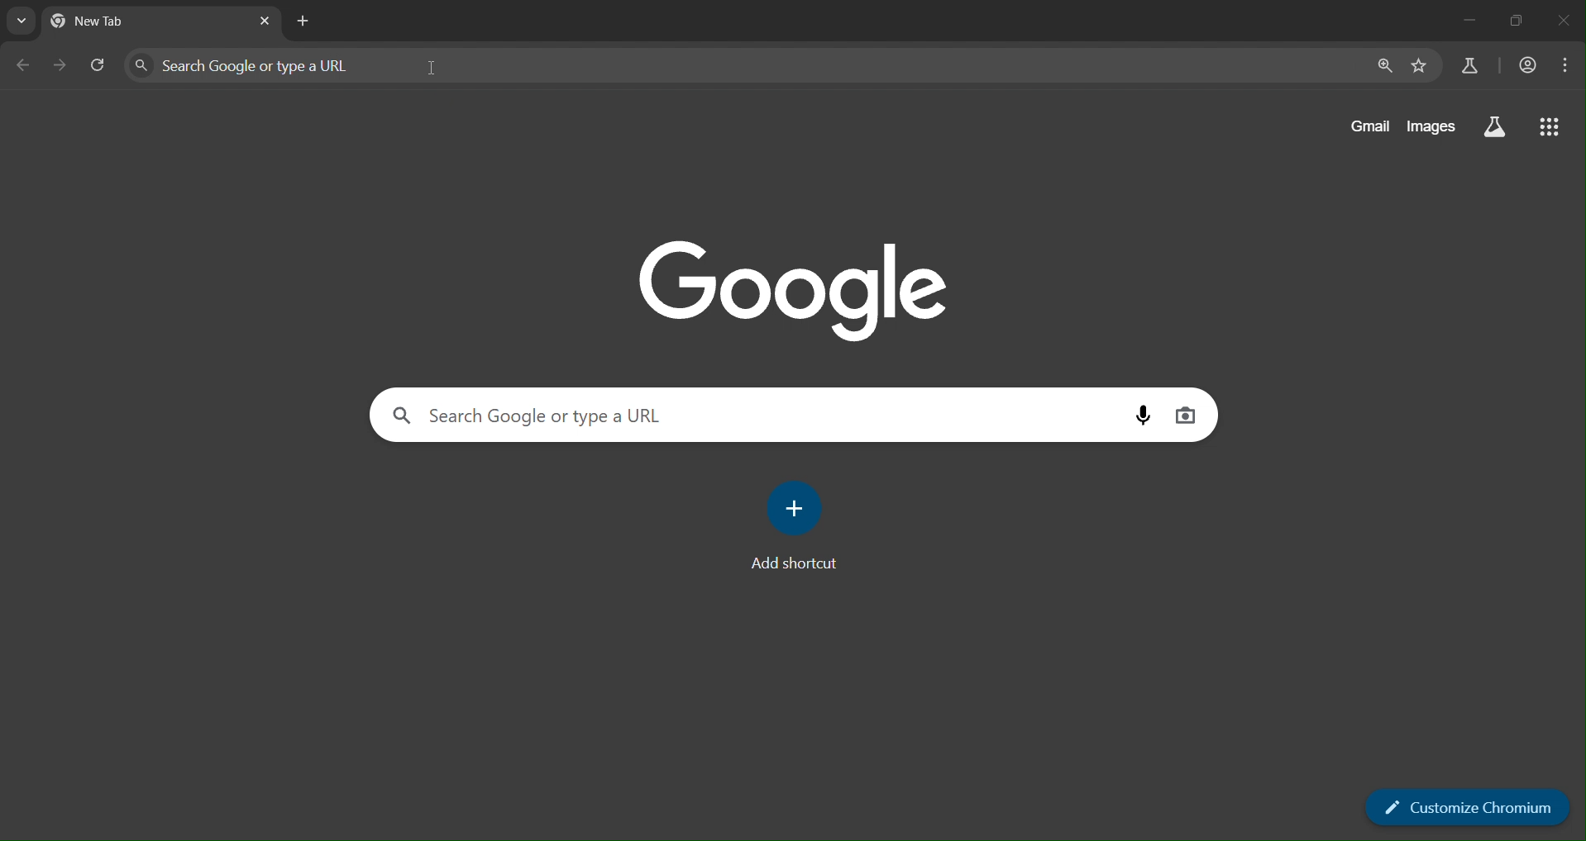 The width and height of the screenshot is (1586, 841). I want to click on go back one page, so click(23, 65).